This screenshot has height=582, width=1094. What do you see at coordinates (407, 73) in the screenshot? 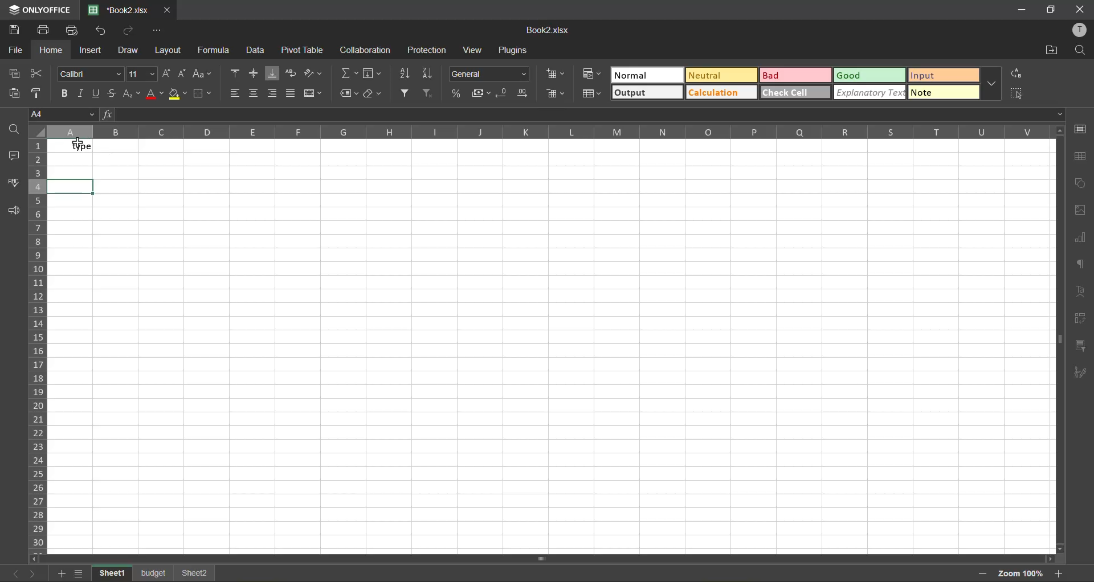
I see `sort ascending` at bounding box center [407, 73].